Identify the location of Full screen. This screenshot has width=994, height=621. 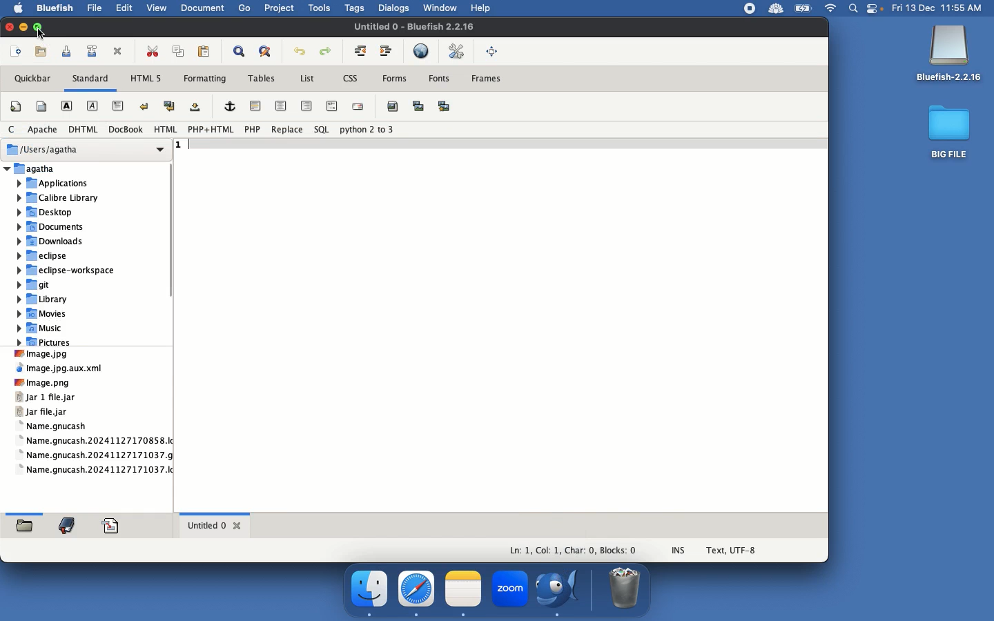
(494, 52).